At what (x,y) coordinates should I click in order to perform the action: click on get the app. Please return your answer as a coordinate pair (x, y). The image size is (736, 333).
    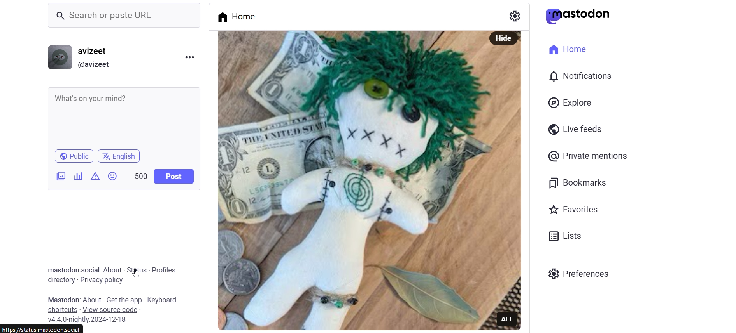
    Looking at the image, I should click on (123, 298).